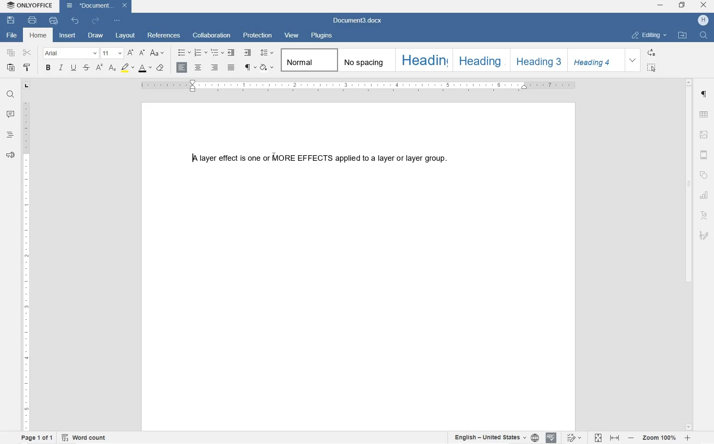  Describe the element at coordinates (705, 215) in the screenshot. I see `TEXT ART` at that location.